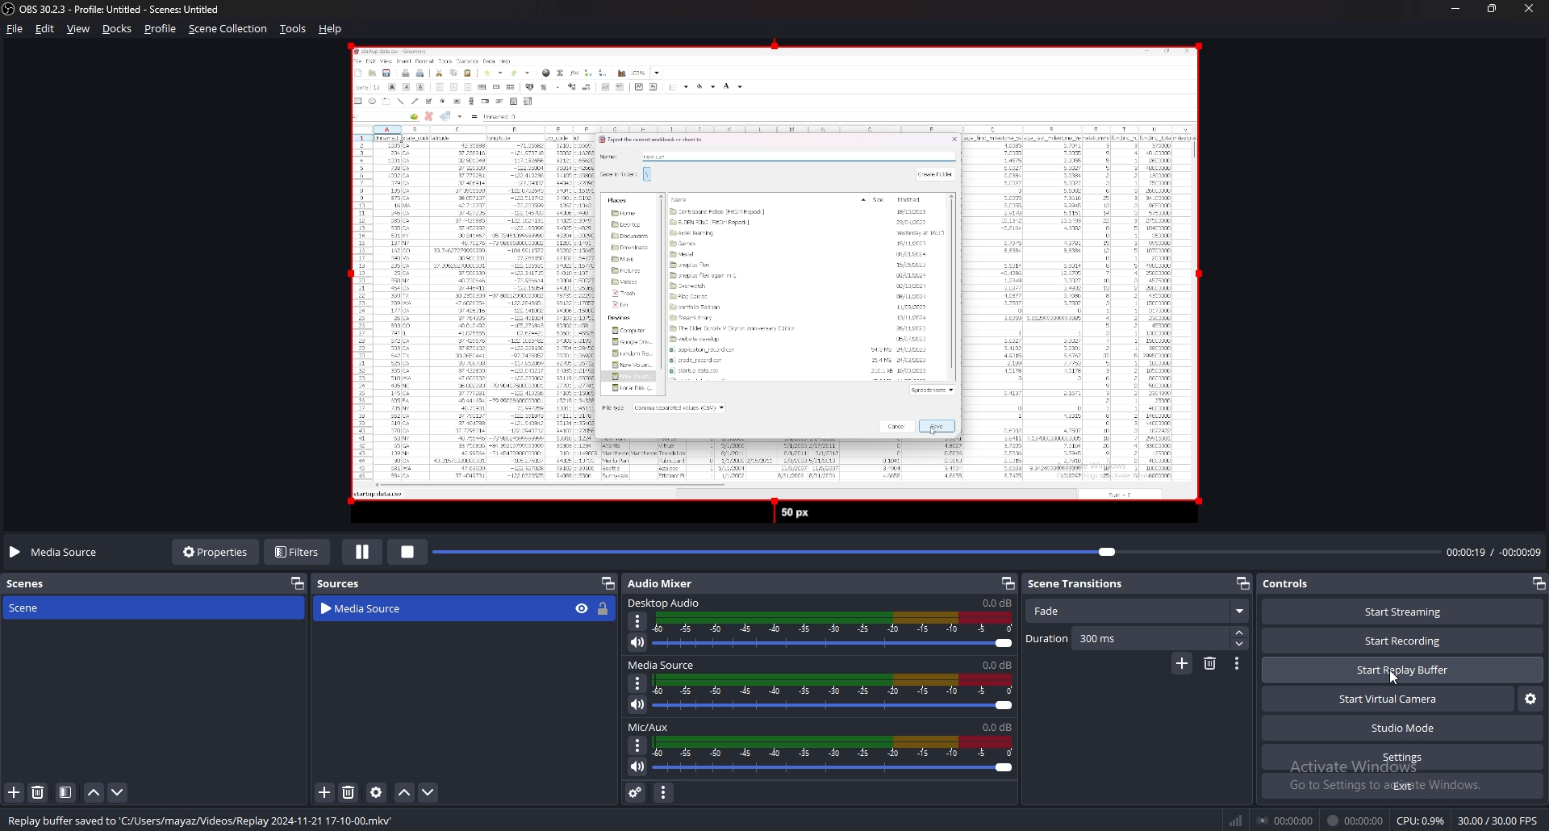 This screenshot has width=1549, height=831. Describe the element at coordinates (1538, 583) in the screenshot. I see `pop out` at that location.